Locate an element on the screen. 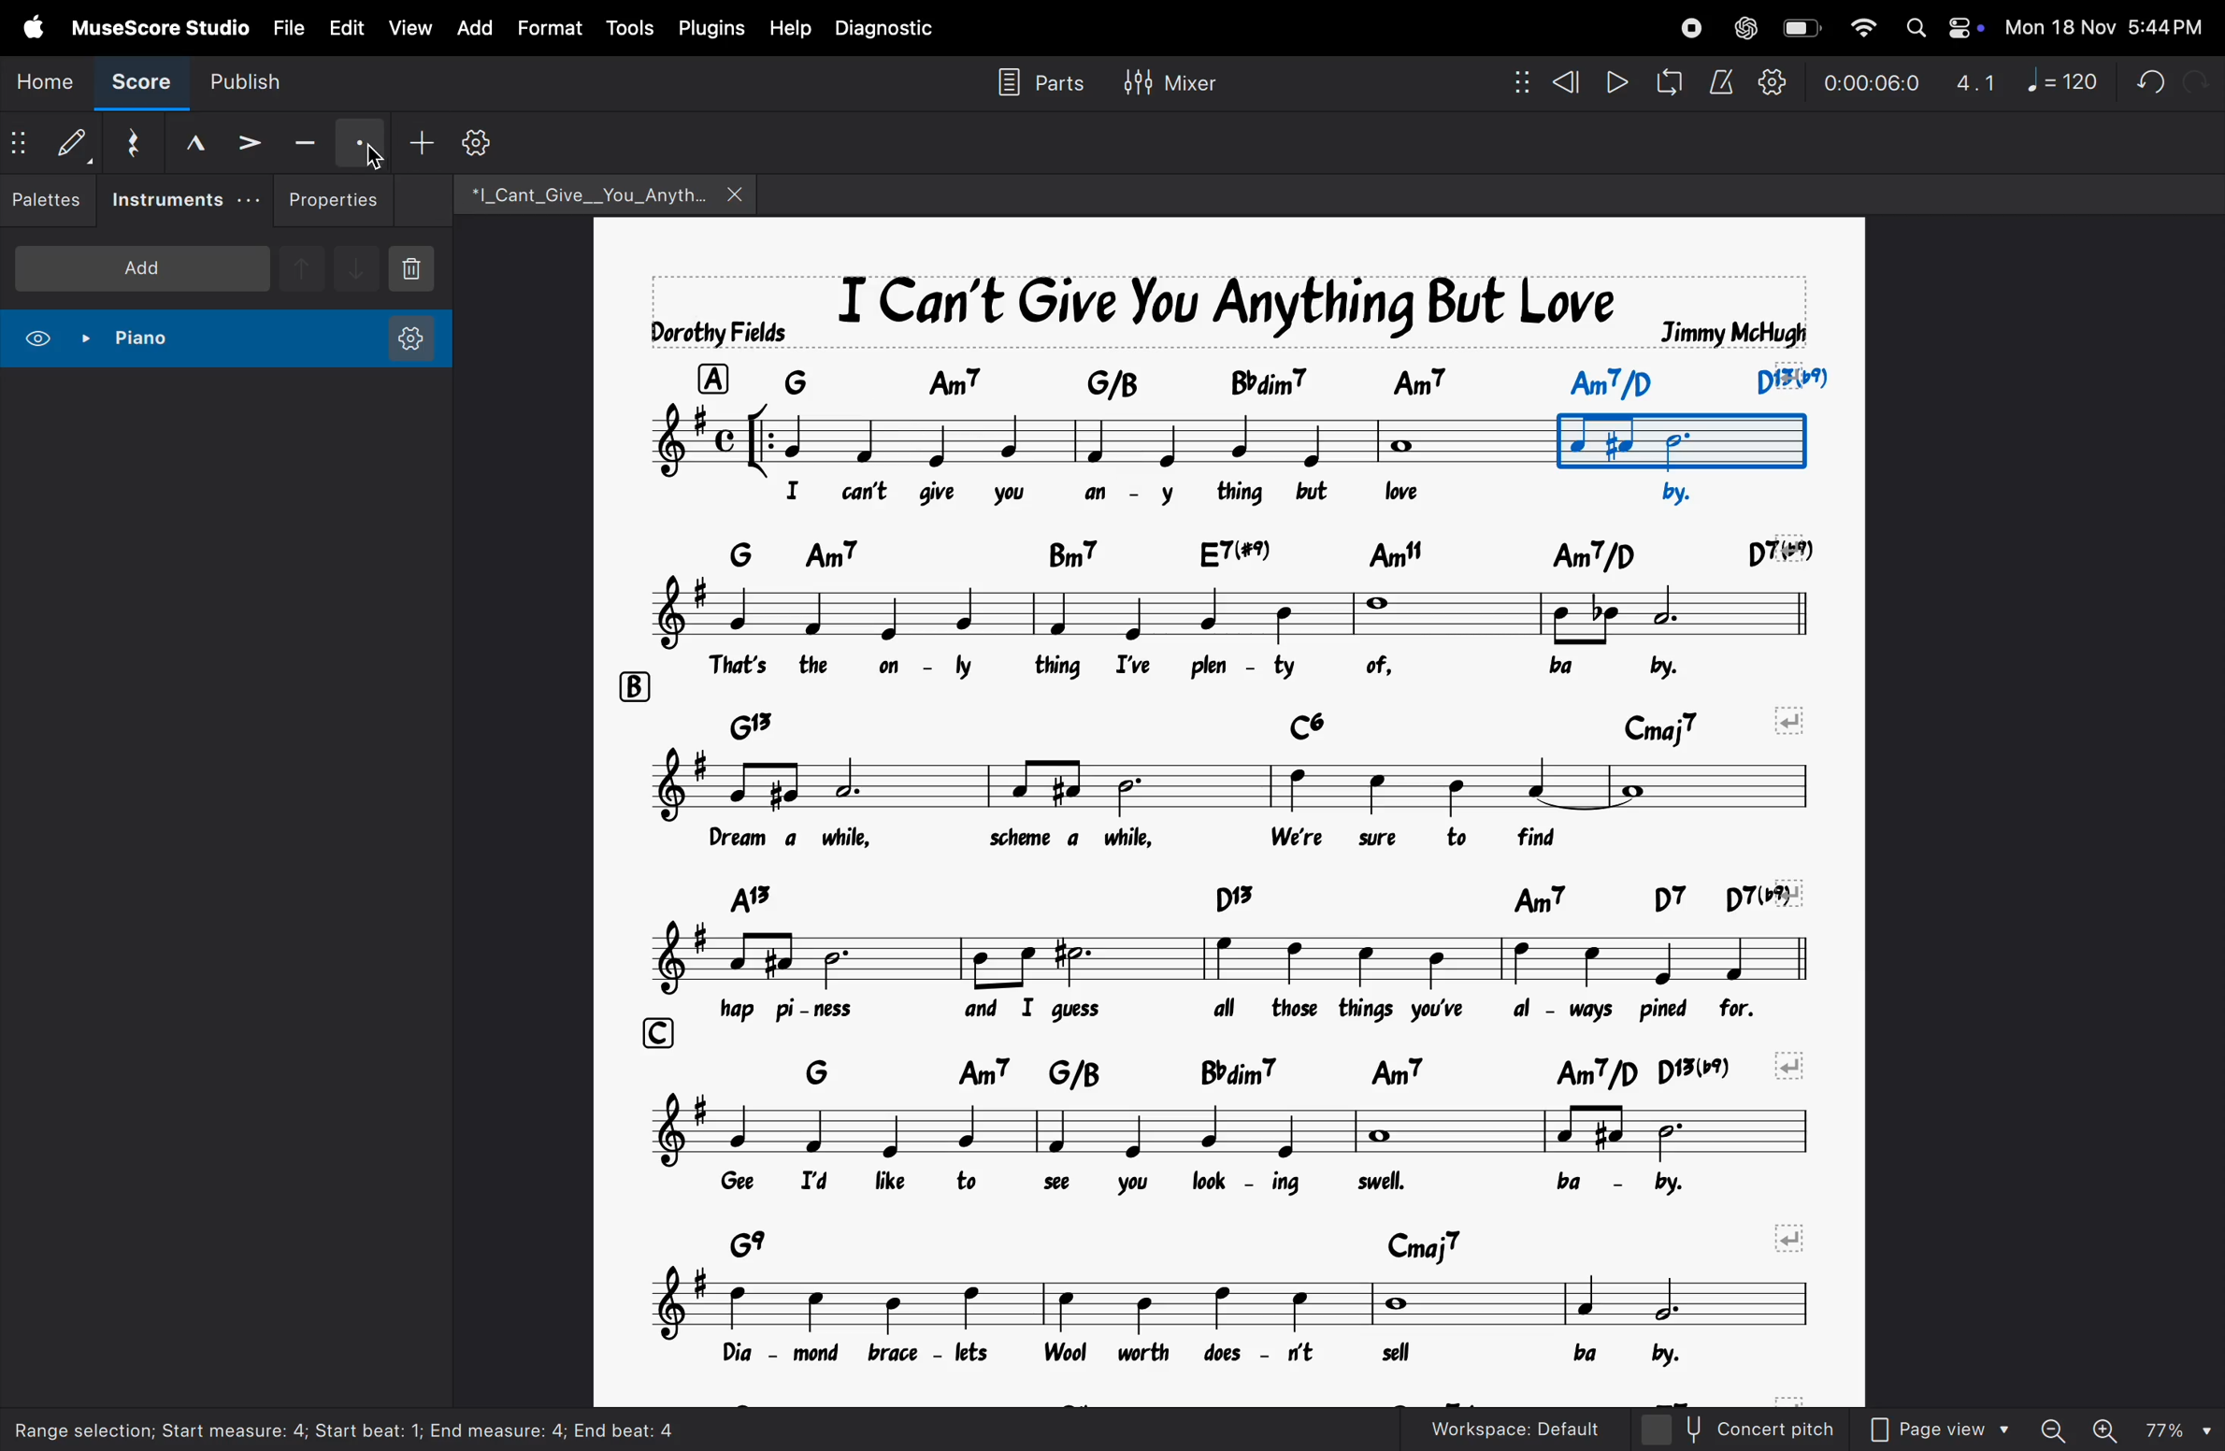  rewind is located at coordinates (1548, 83).